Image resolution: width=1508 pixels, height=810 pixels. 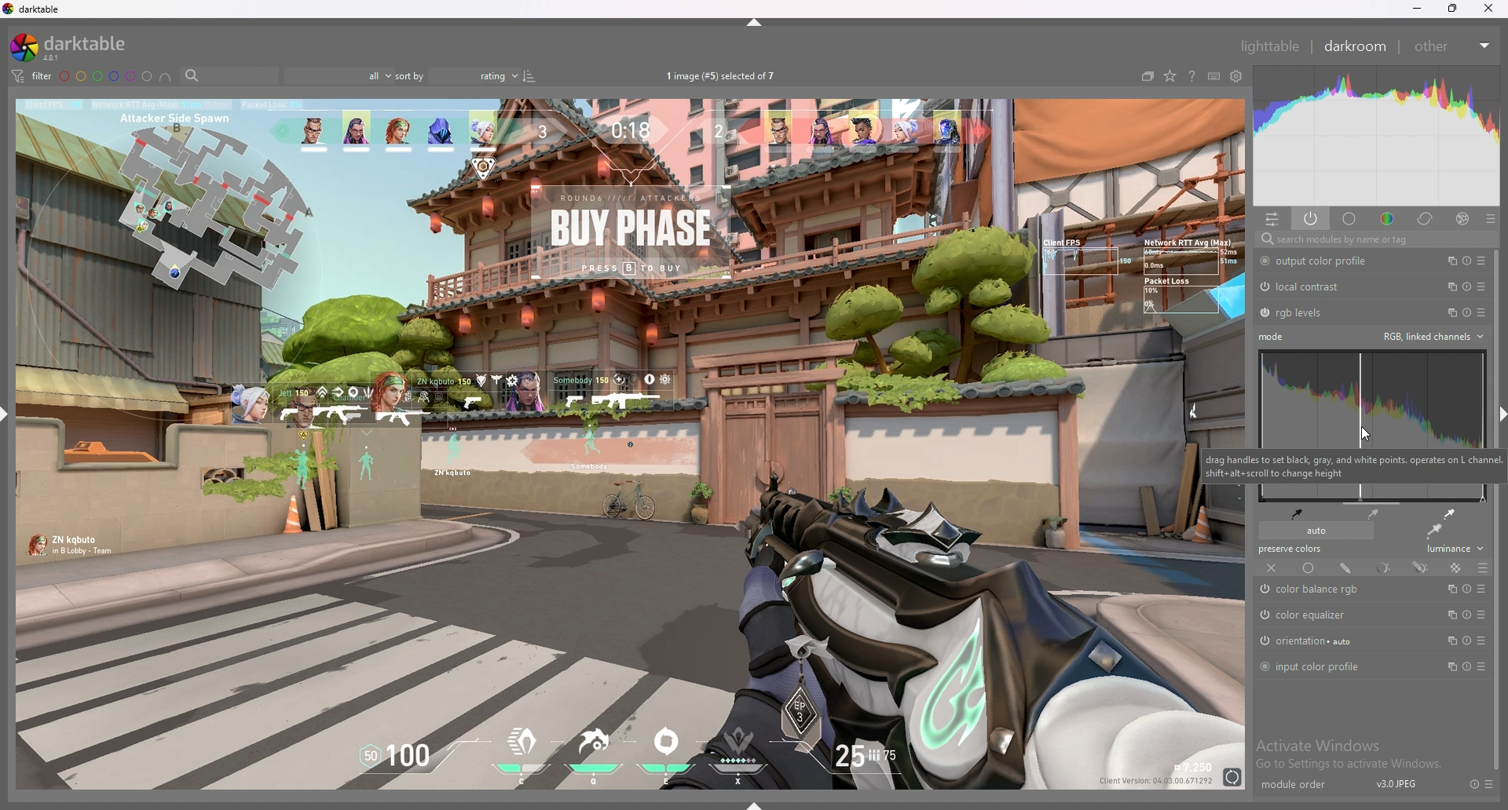 I want to click on luminance, so click(x=1454, y=549).